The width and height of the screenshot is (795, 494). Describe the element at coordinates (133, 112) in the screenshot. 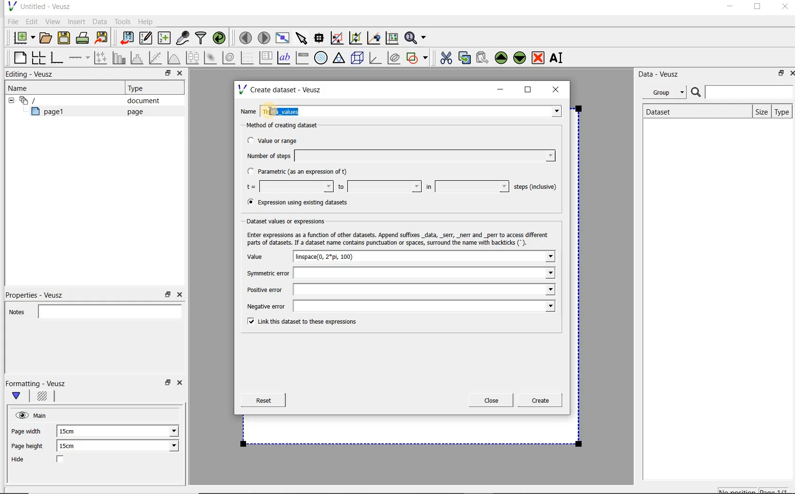

I see `page` at that location.